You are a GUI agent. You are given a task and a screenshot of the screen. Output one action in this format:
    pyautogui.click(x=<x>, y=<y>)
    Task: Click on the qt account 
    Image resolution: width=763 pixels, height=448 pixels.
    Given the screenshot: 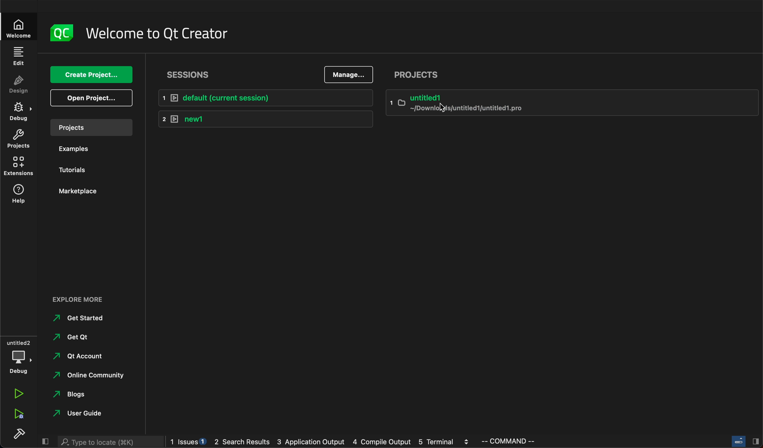 What is the action you would take?
    pyautogui.click(x=84, y=356)
    